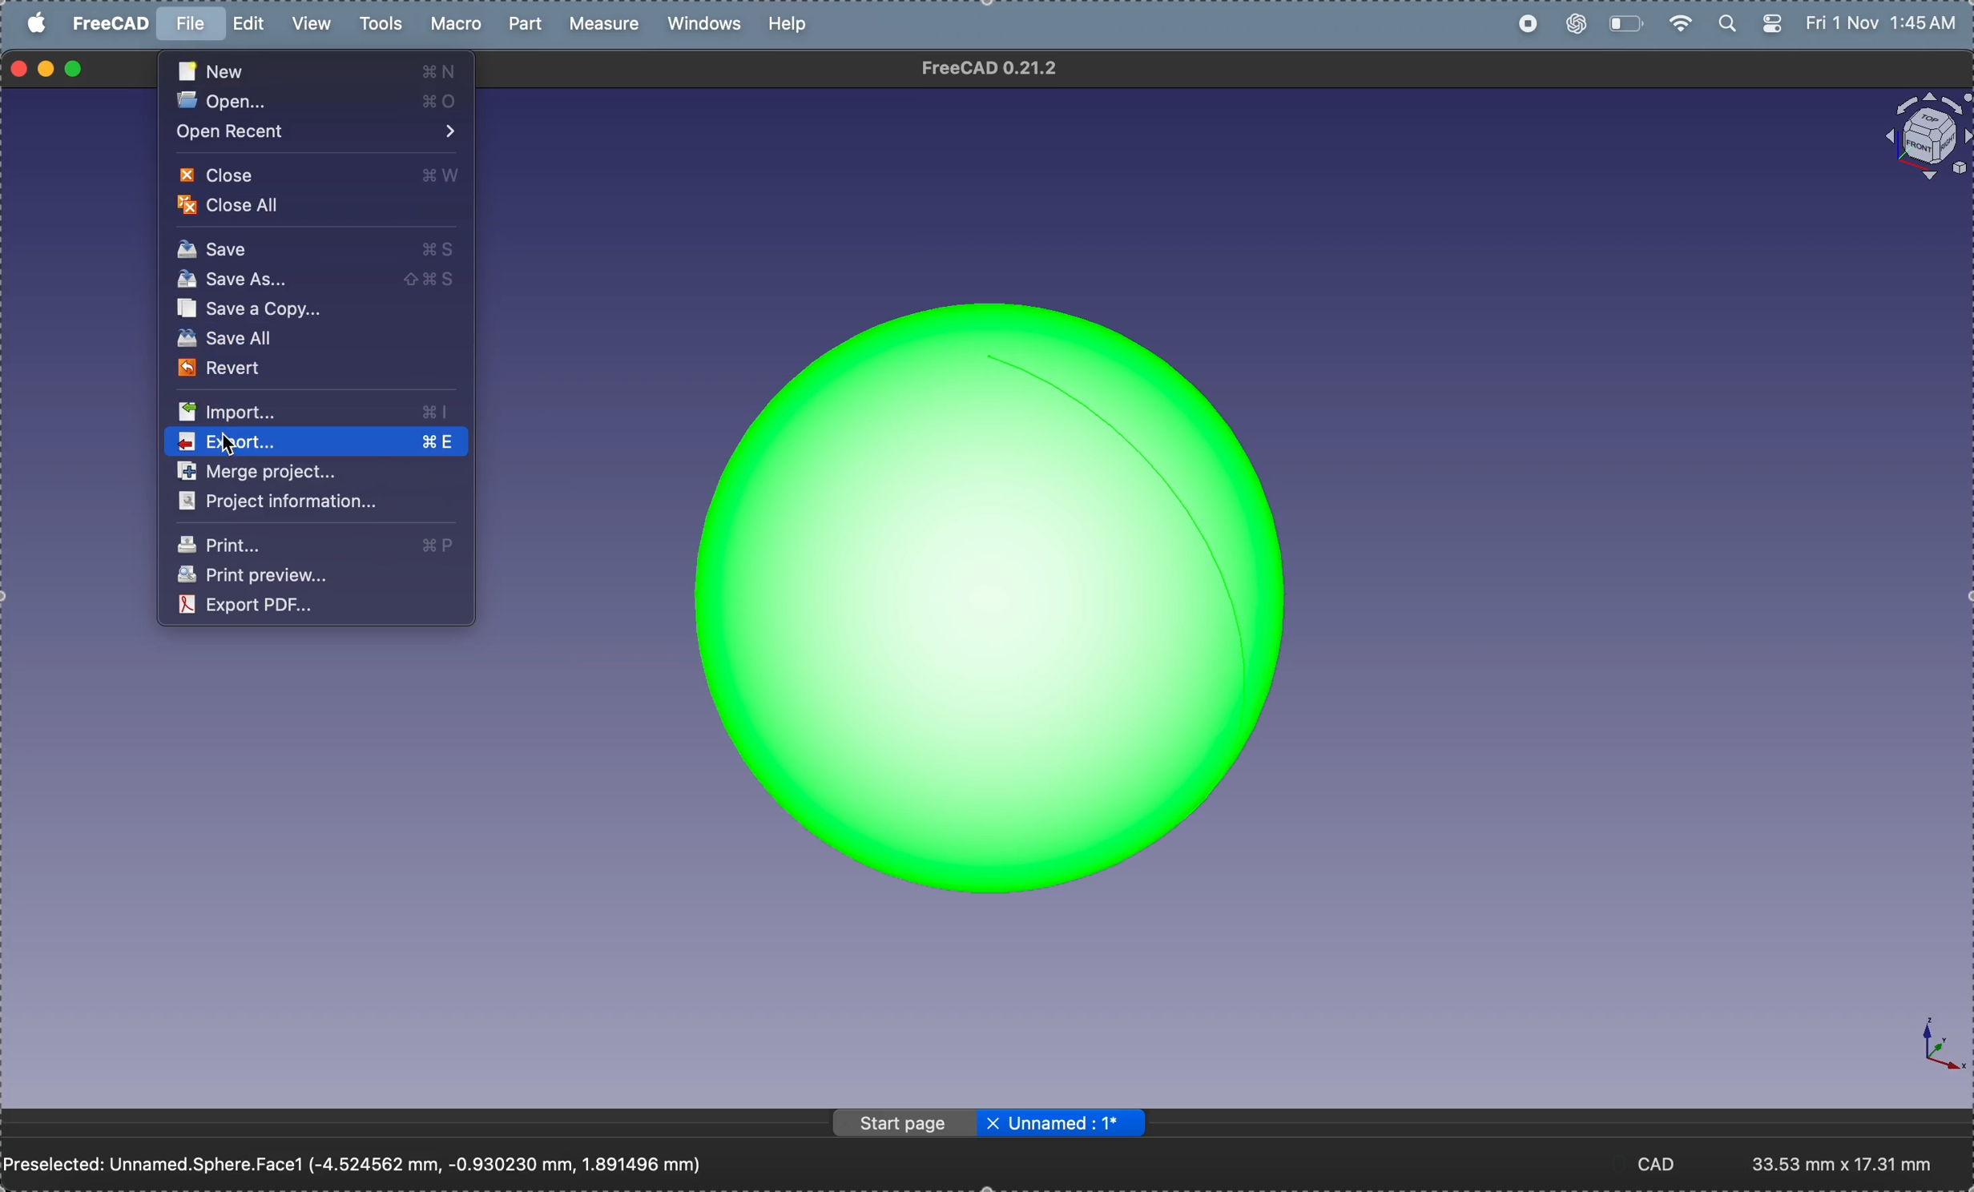  What do you see at coordinates (193, 28) in the screenshot?
I see `file` at bounding box center [193, 28].